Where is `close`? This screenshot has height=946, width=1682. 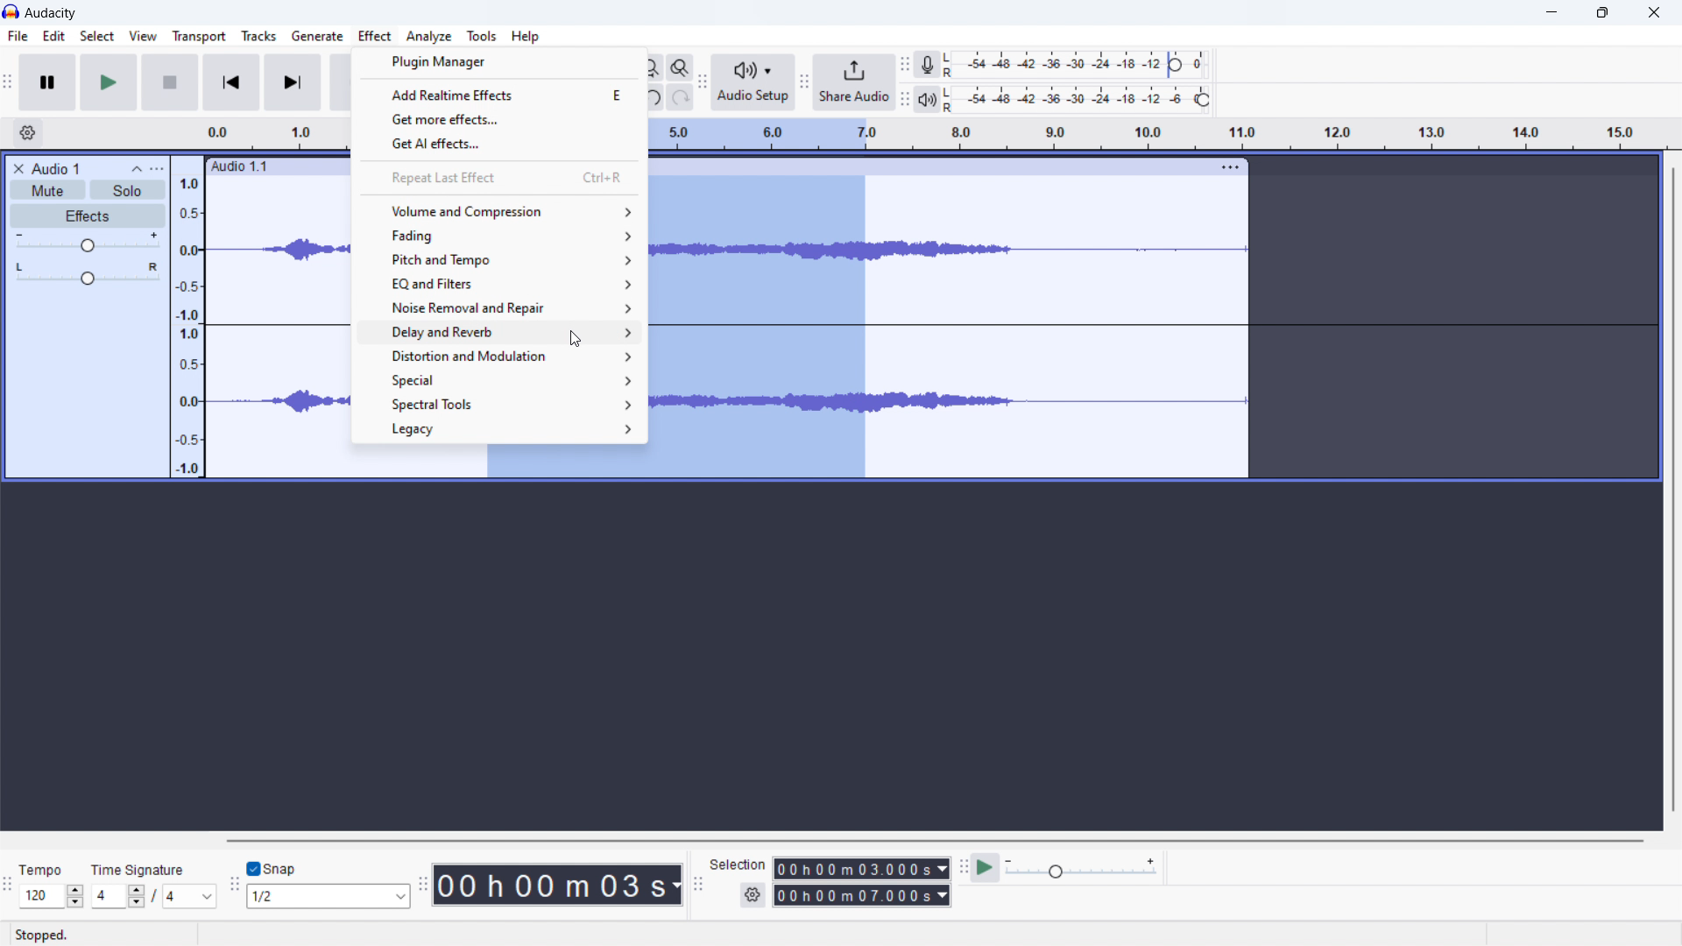 close is located at coordinates (1655, 13).